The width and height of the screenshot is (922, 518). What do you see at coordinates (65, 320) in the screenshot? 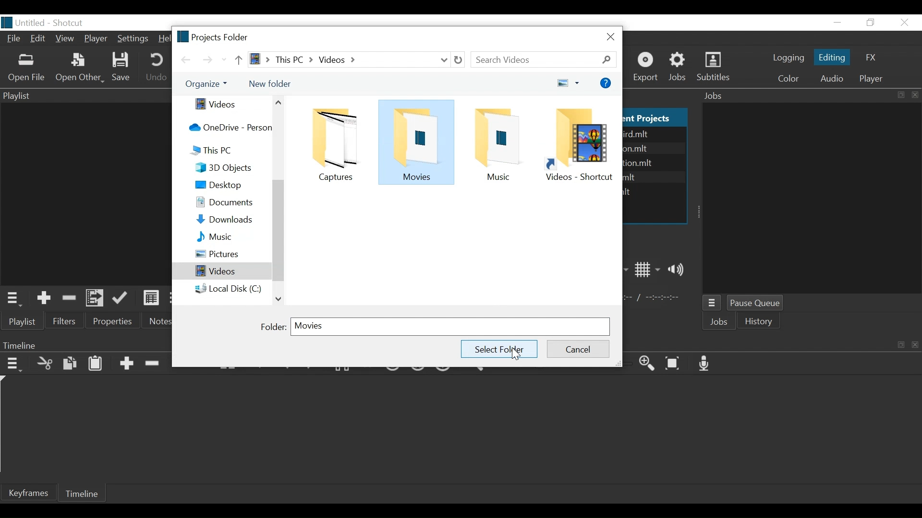
I see `Filters` at bounding box center [65, 320].